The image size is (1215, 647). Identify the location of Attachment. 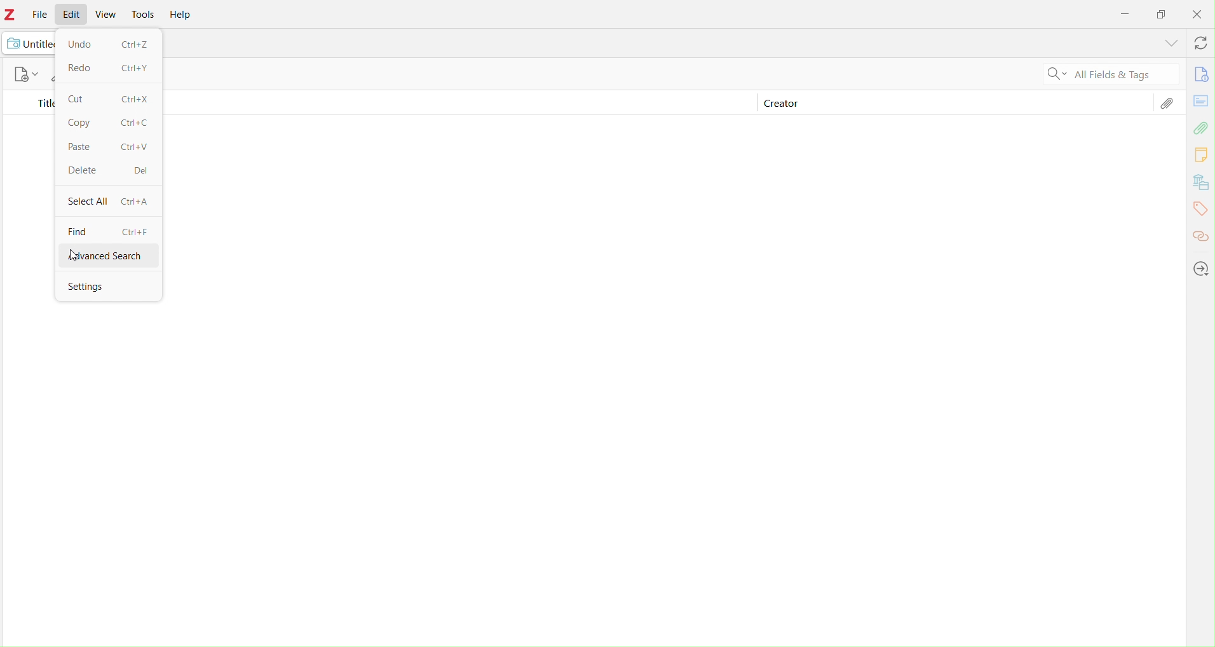
(1167, 106).